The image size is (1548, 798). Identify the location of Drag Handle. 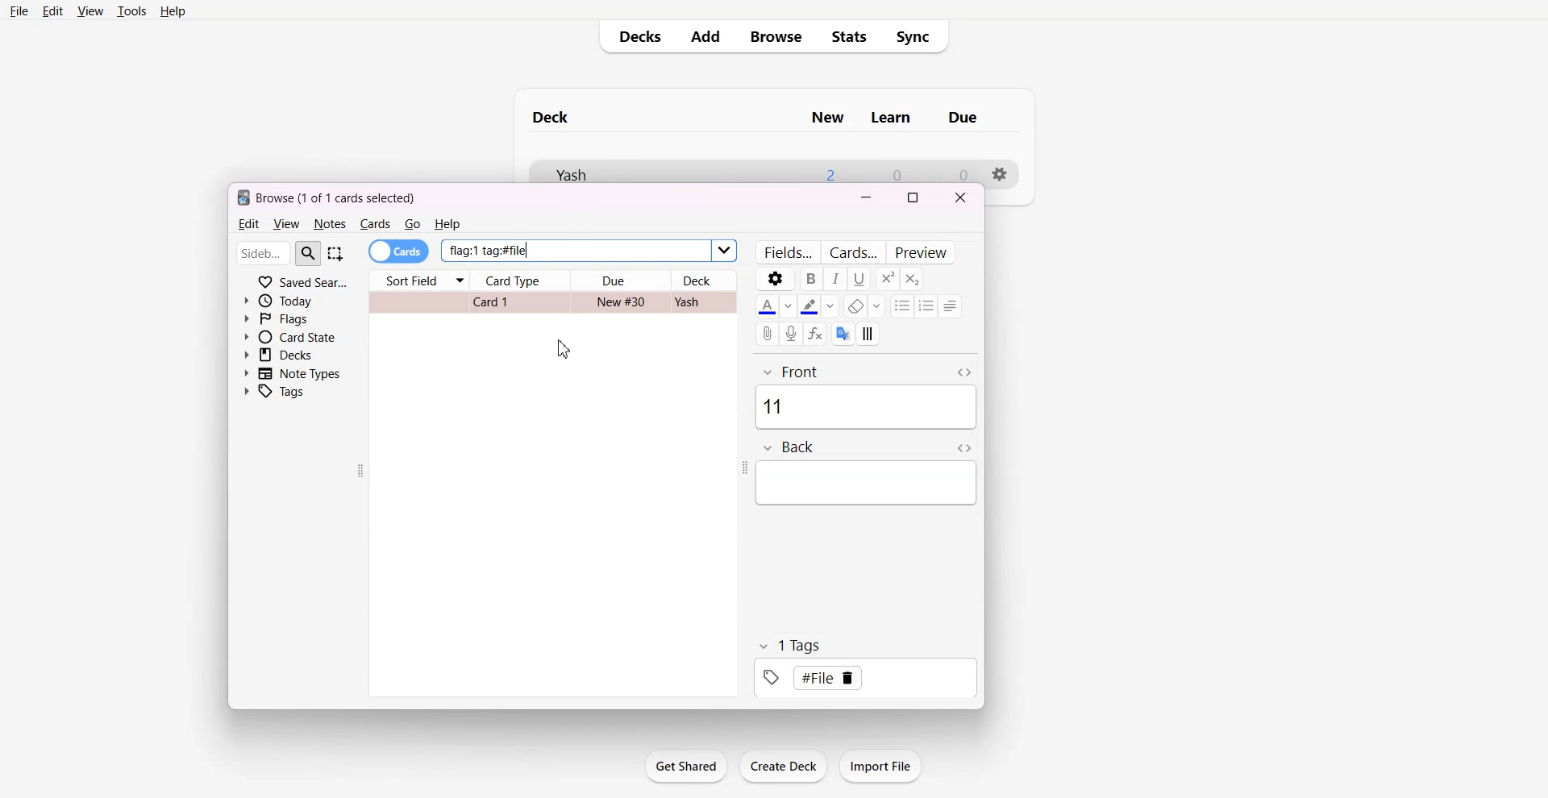
(742, 468).